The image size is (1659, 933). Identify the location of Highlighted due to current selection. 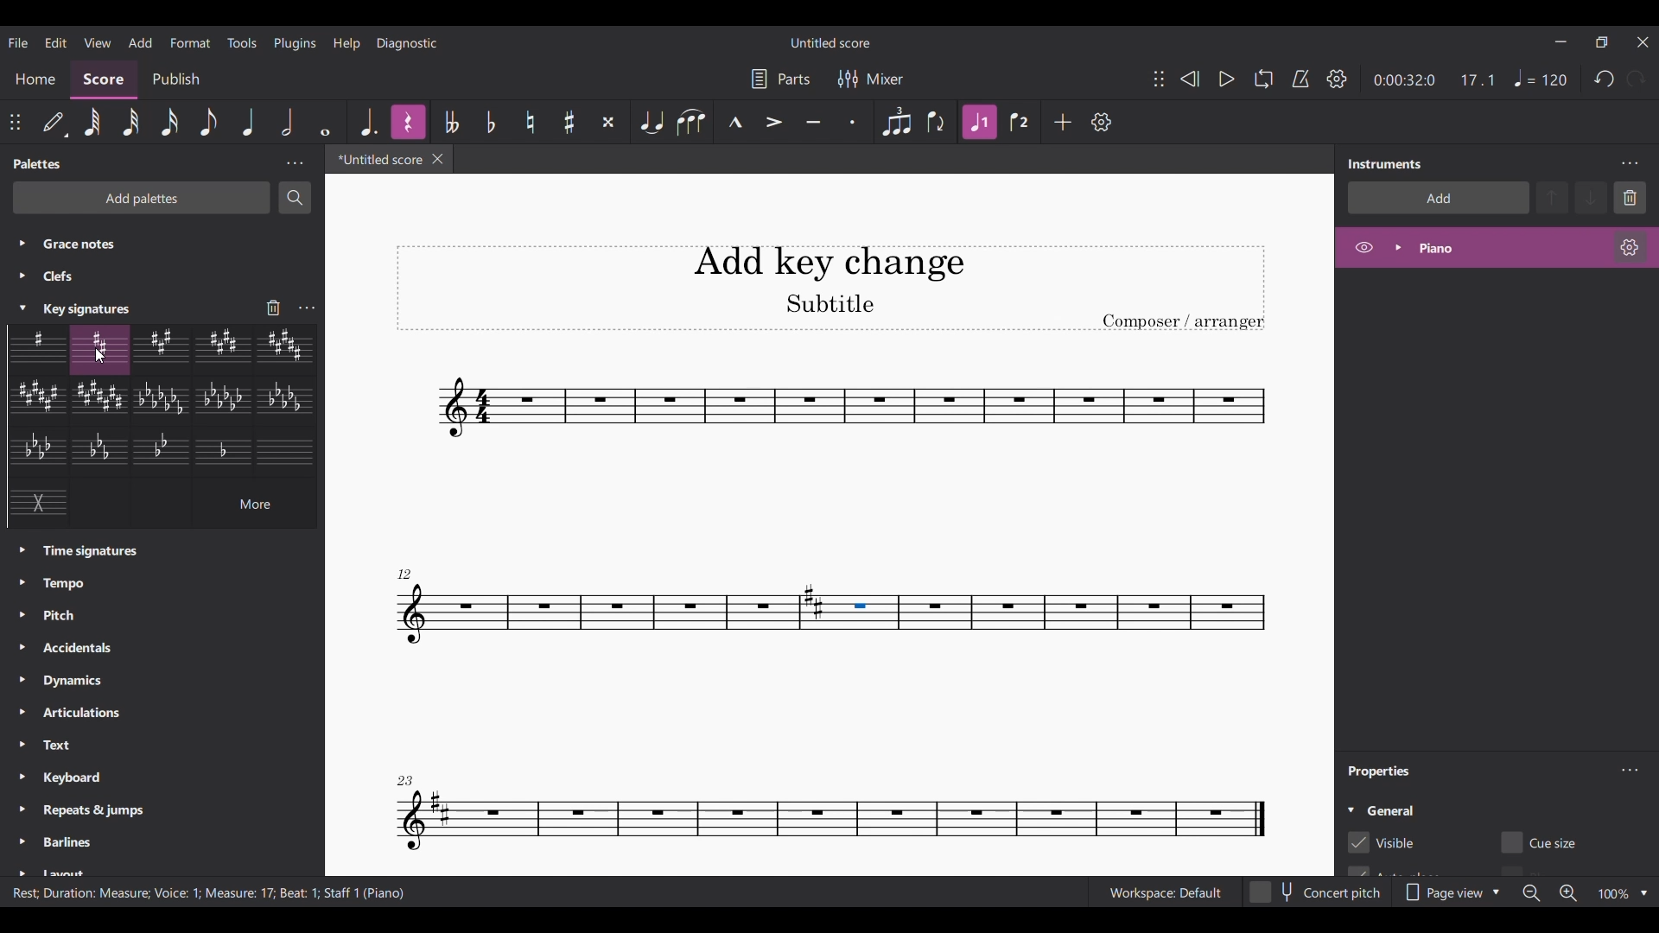
(1497, 248).